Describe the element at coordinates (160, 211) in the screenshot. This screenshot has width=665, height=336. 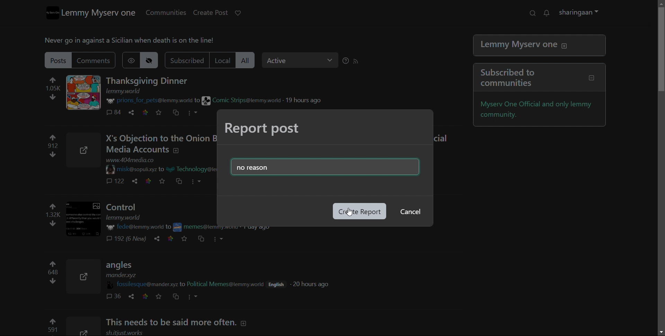
I see `post on "Control"` at that location.